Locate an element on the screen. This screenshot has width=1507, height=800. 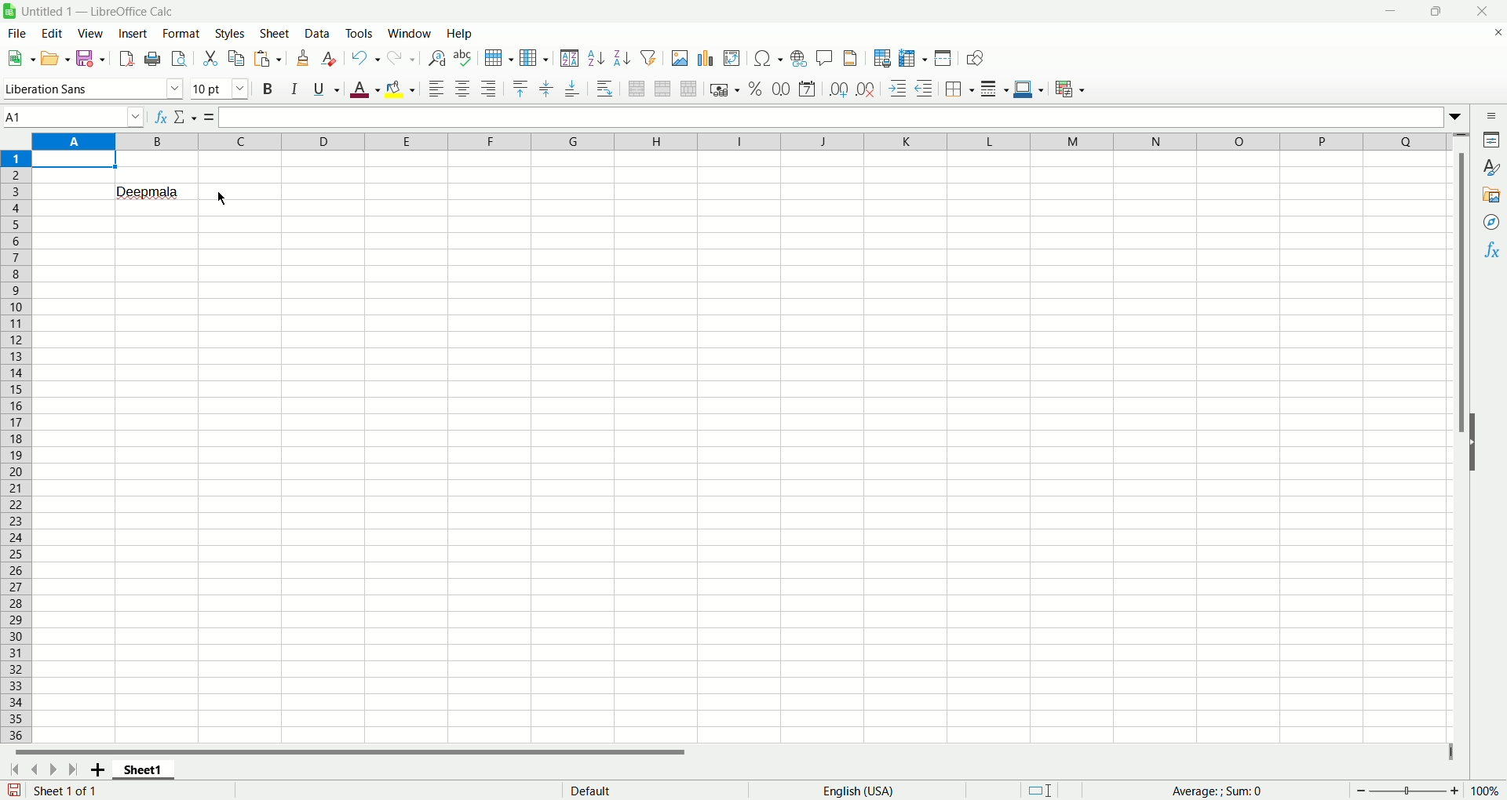
Export as pdf is located at coordinates (126, 58).